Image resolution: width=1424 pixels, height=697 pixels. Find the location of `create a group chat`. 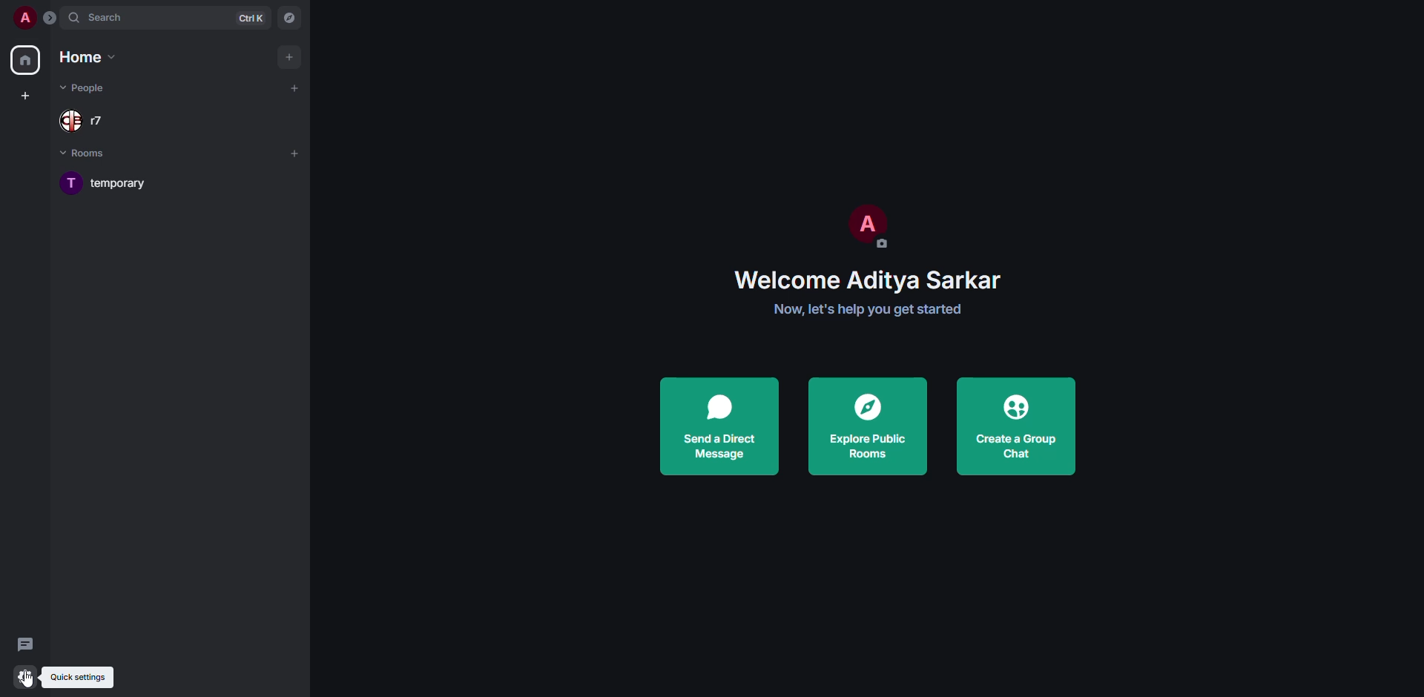

create a group chat is located at coordinates (1018, 426).